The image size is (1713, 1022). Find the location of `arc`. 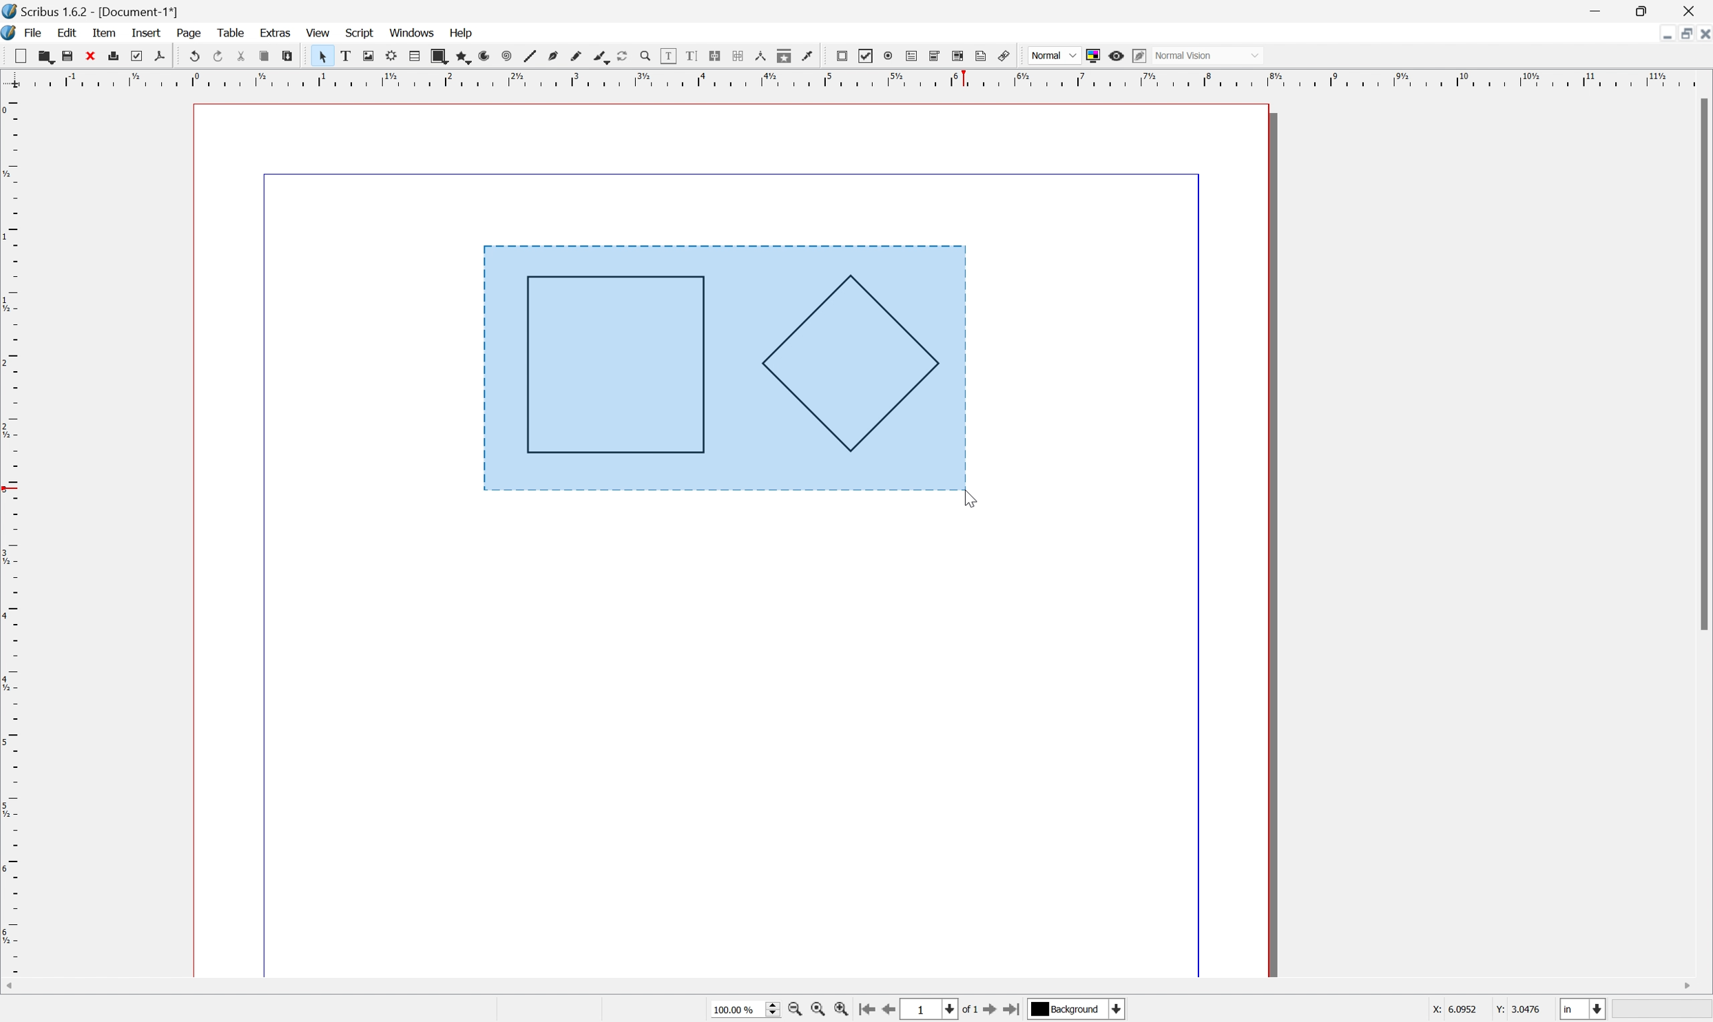

arc is located at coordinates (479, 55).